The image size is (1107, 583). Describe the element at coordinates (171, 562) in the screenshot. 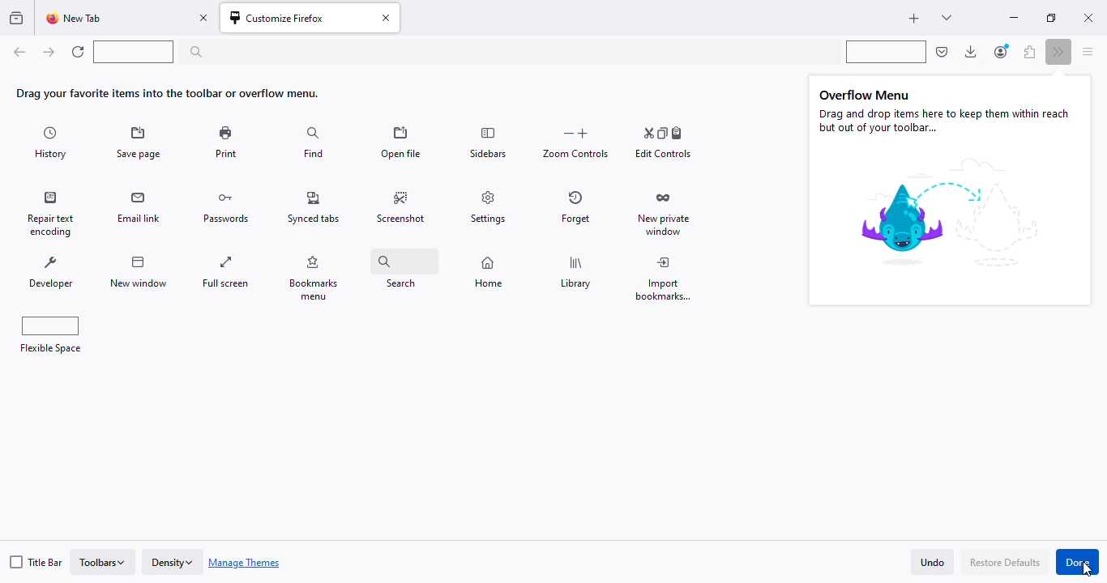

I see `density` at that location.